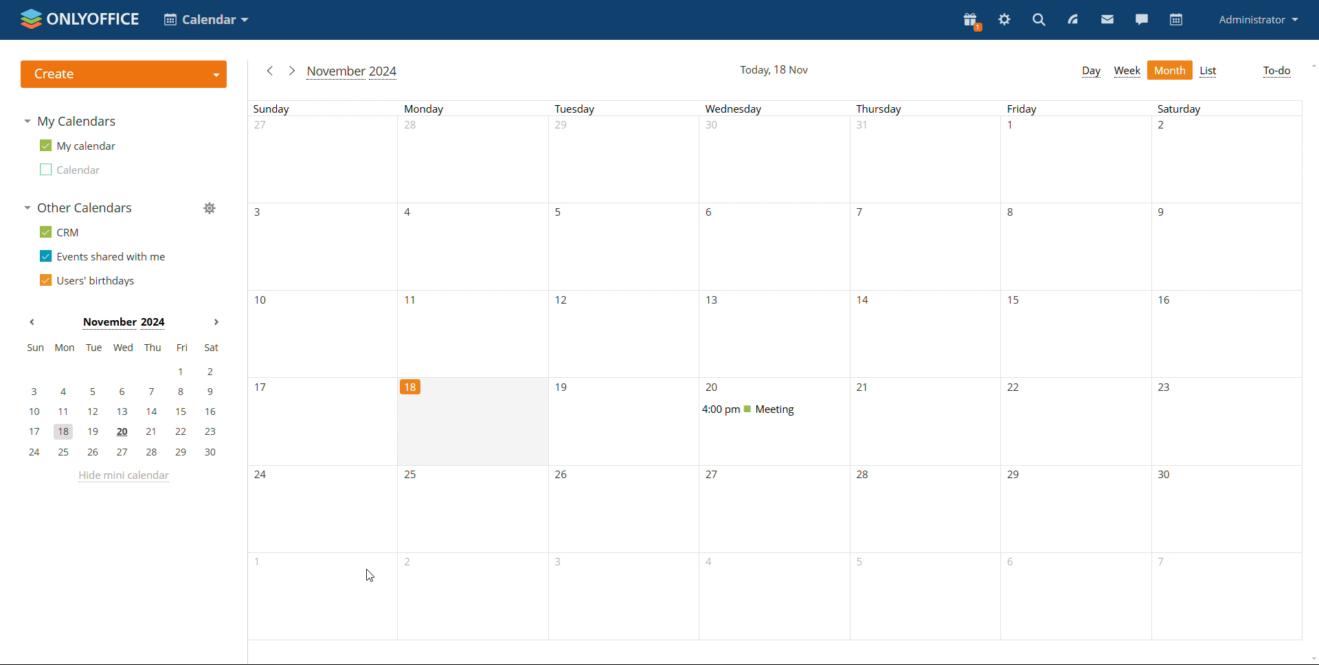  What do you see at coordinates (472, 422) in the screenshot?
I see `cell for current date` at bounding box center [472, 422].